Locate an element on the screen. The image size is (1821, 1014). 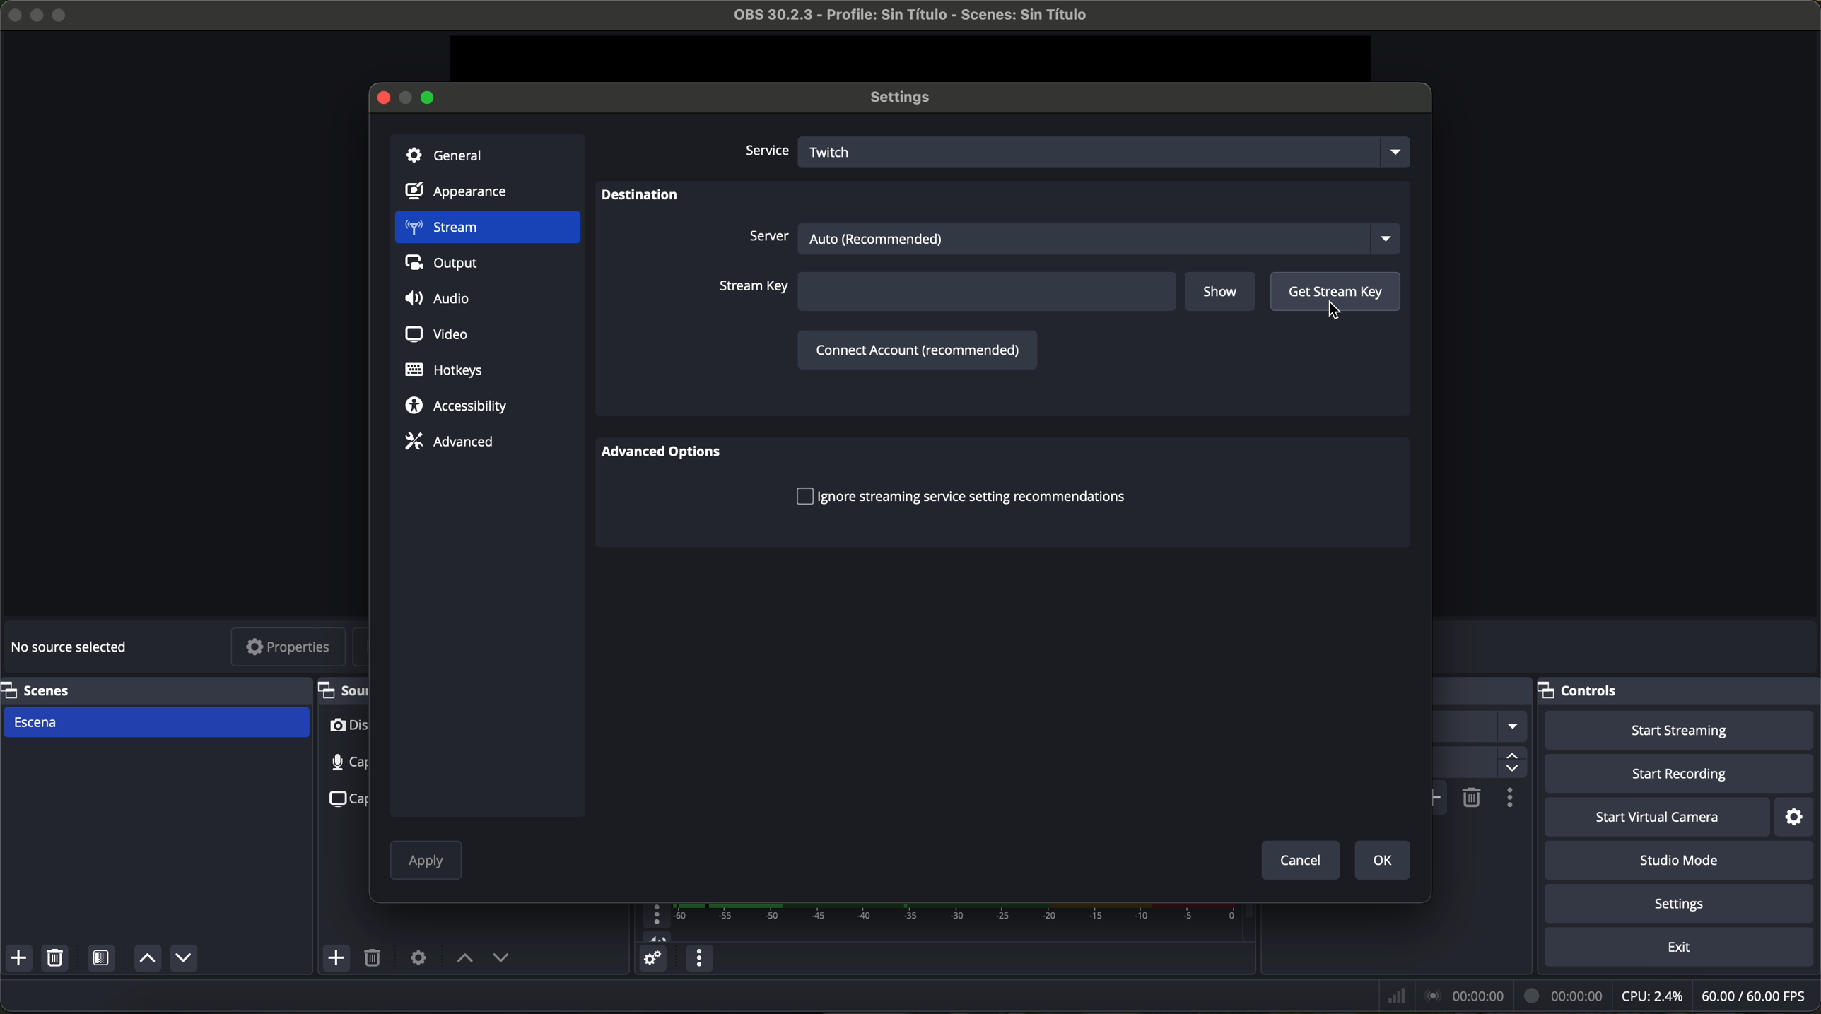
Twitch is located at coordinates (1108, 151).